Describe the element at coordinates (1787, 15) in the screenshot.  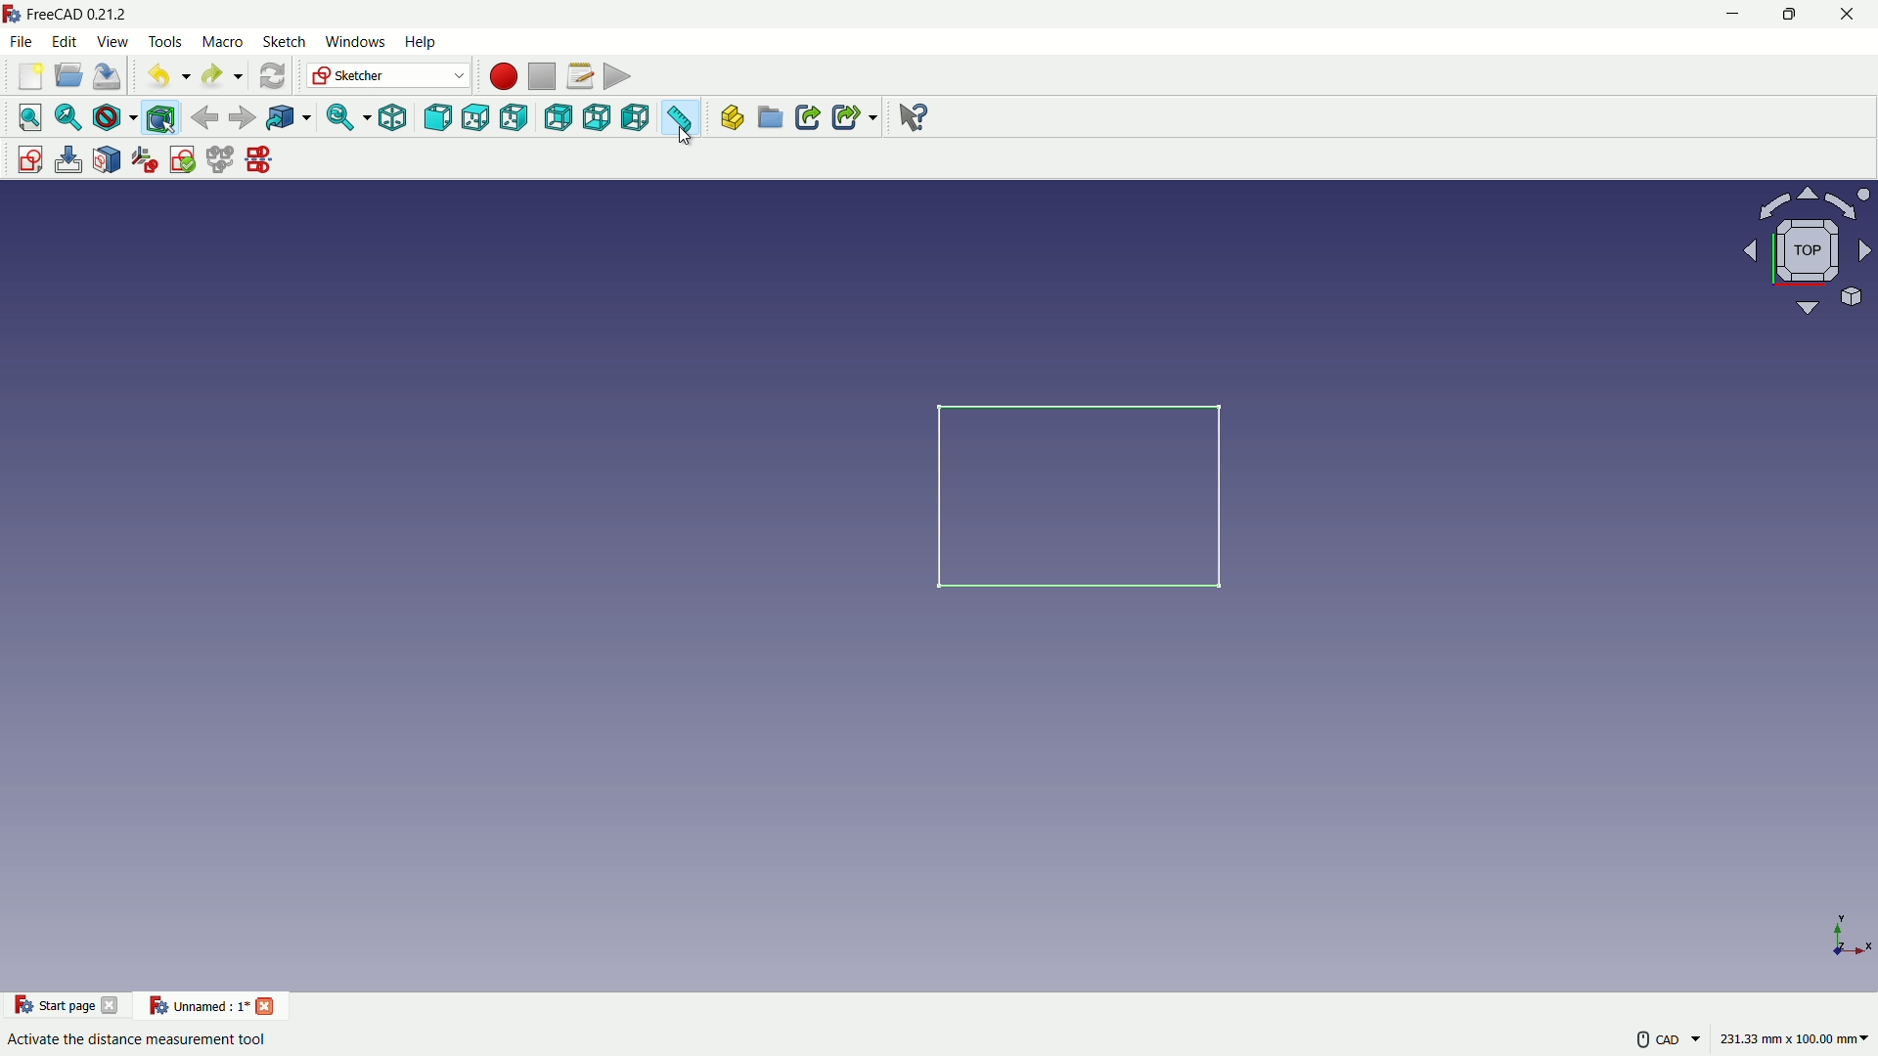
I see `maximize or restore` at that location.